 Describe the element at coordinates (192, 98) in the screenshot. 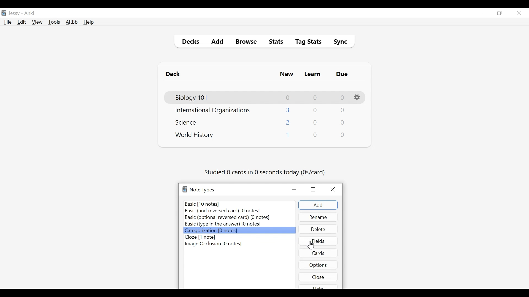

I see `Deck Name` at that location.